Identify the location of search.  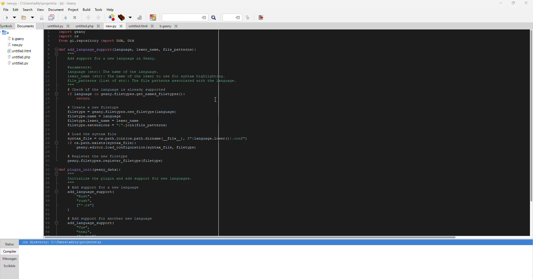
(185, 18).